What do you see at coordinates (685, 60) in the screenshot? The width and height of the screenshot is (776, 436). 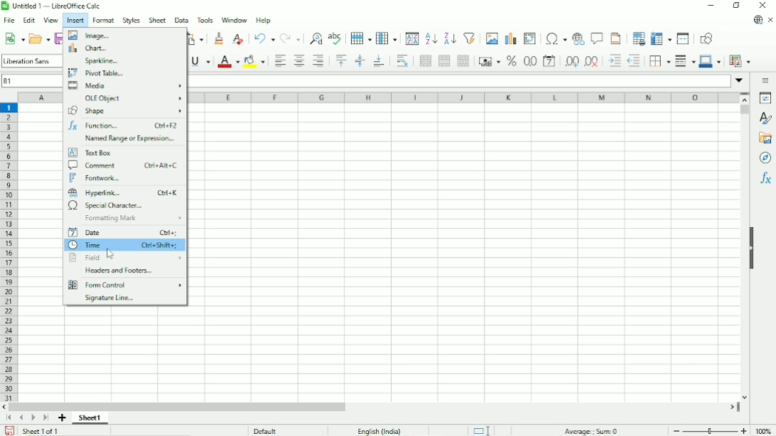 I see `Border style` at bounding box center [685, 60].